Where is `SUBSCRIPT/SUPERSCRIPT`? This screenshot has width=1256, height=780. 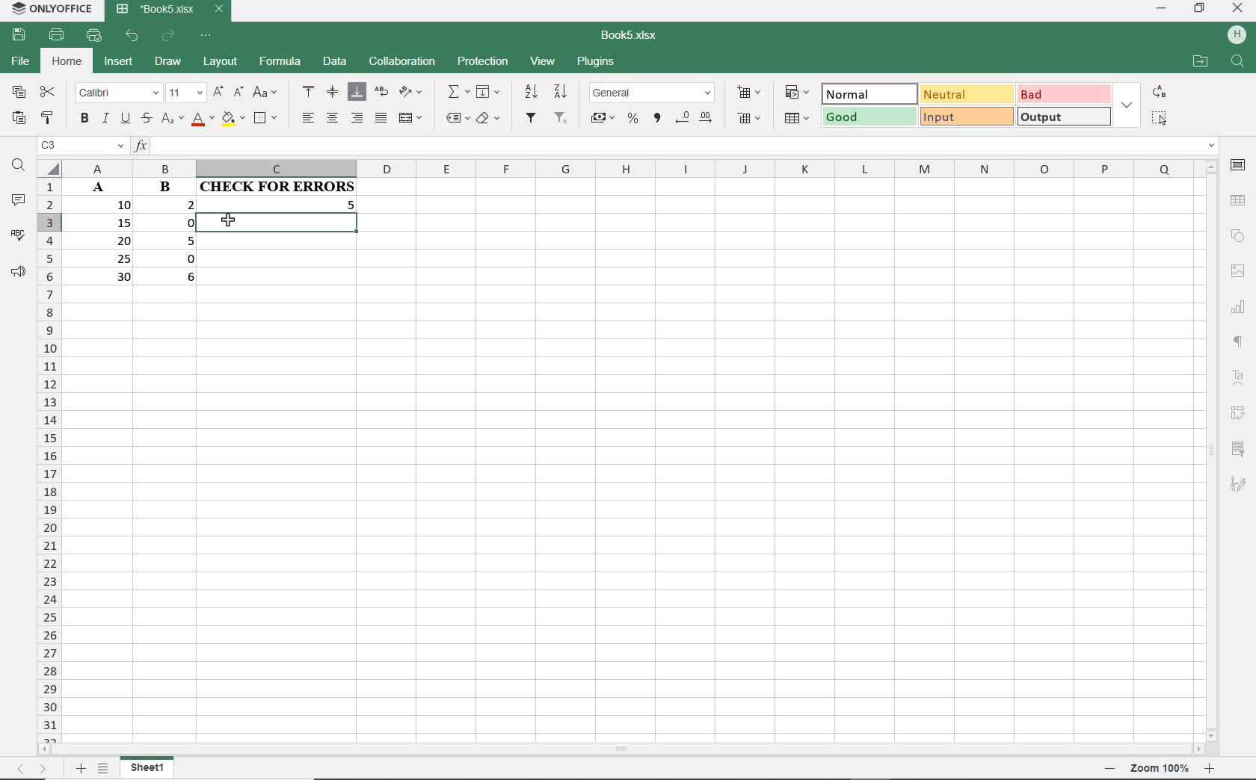
SUBSCRIPT/SUPERSCRIPT is located at coordinates (170, 121).